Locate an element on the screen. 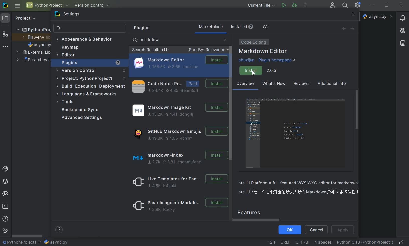 This screenshot has width=409, height=246. backup and sync is located at coordinates (84, 110).